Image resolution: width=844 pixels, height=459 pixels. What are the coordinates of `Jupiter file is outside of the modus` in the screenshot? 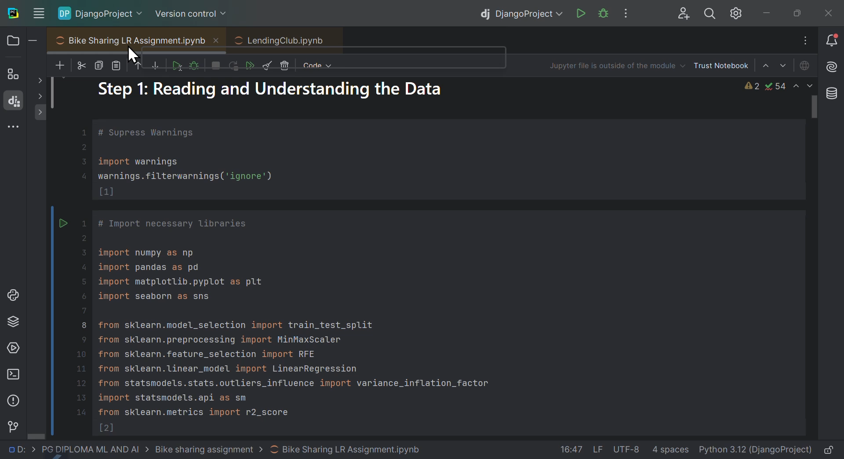 It's located at (609, 67).